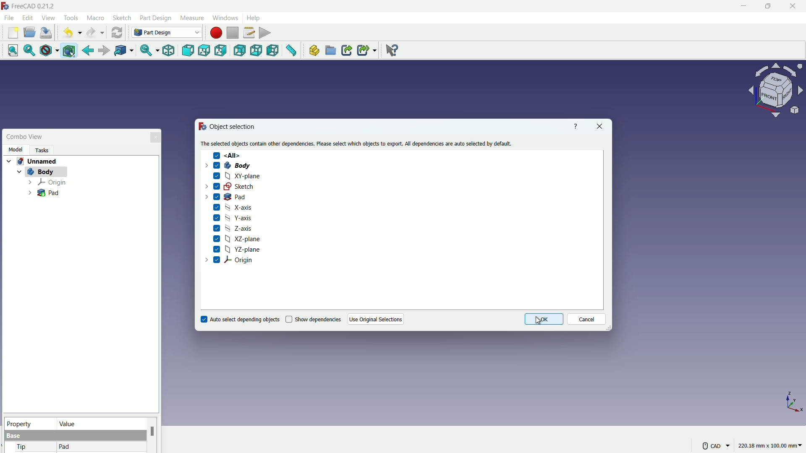  I want to click on file, so click(9, 17).